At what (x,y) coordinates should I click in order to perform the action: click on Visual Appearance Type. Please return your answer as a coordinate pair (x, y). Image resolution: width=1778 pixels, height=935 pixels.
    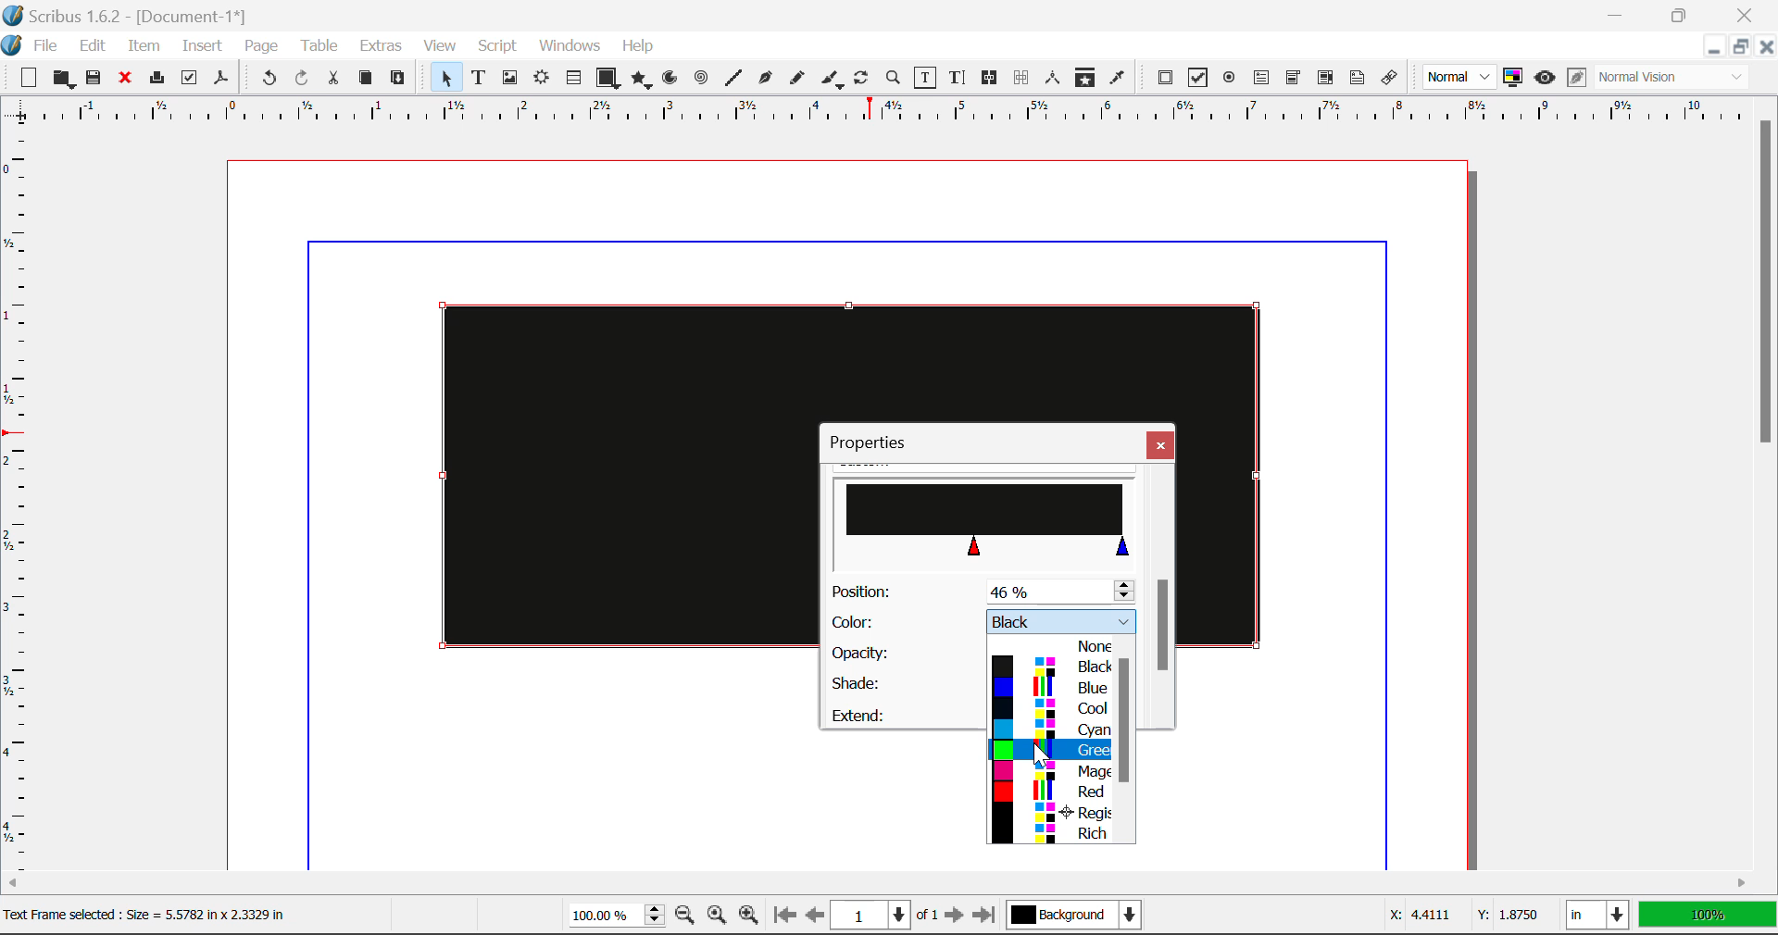
    Looking at the image, I should click on (1673, 79).